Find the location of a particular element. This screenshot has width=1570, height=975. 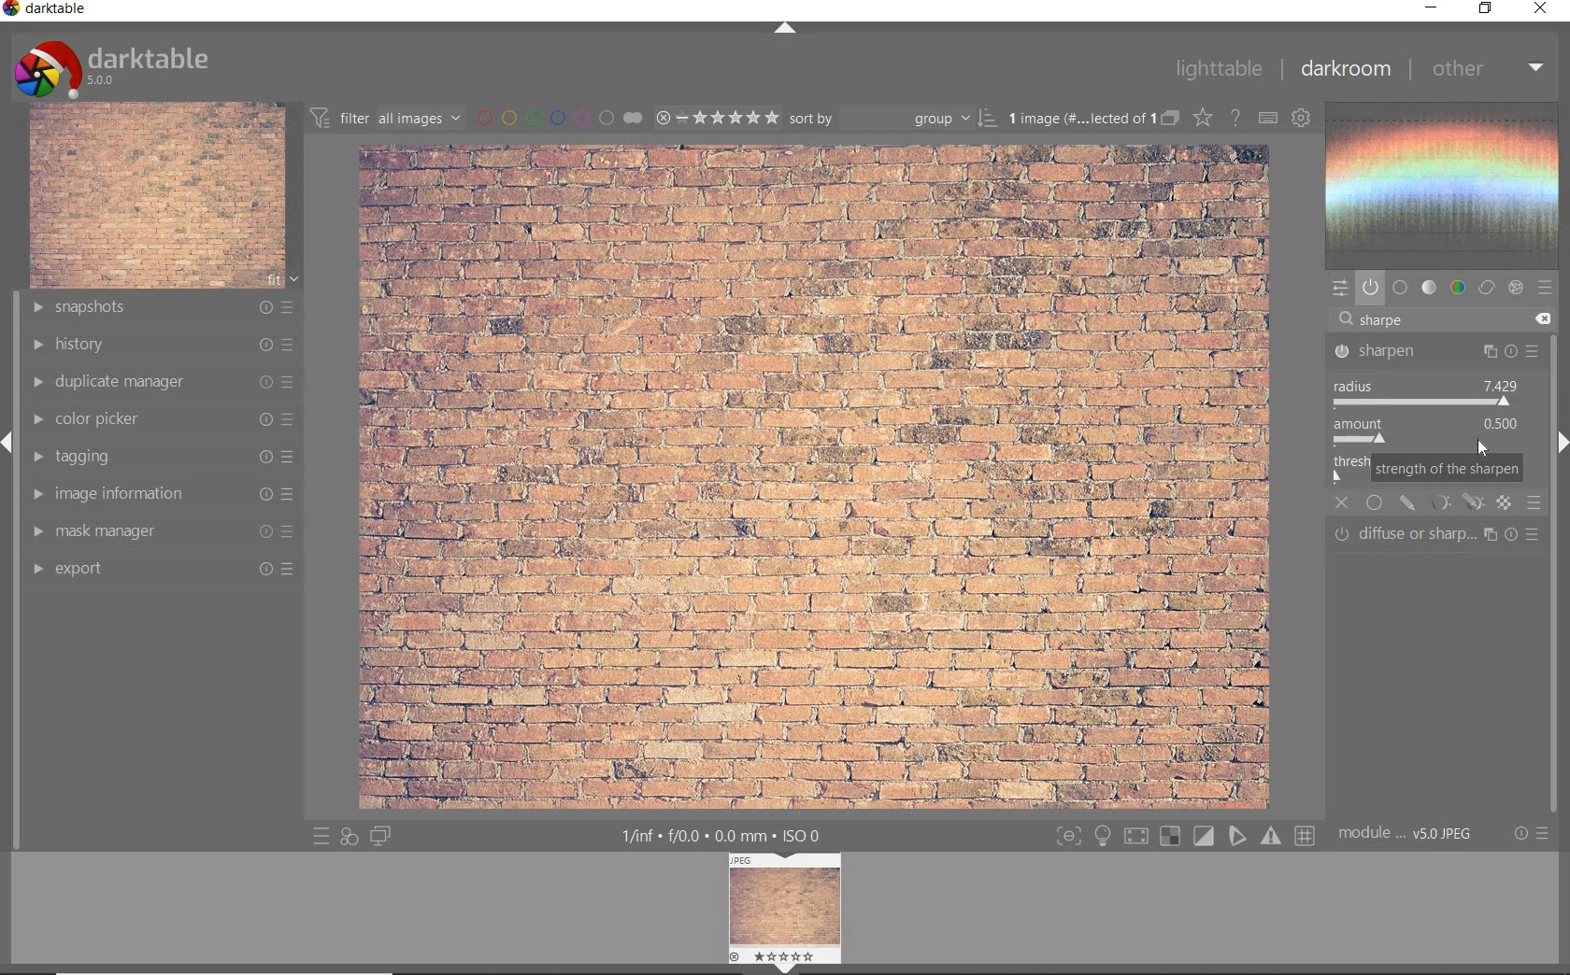

snapshots is located at coordinates (164, 308).